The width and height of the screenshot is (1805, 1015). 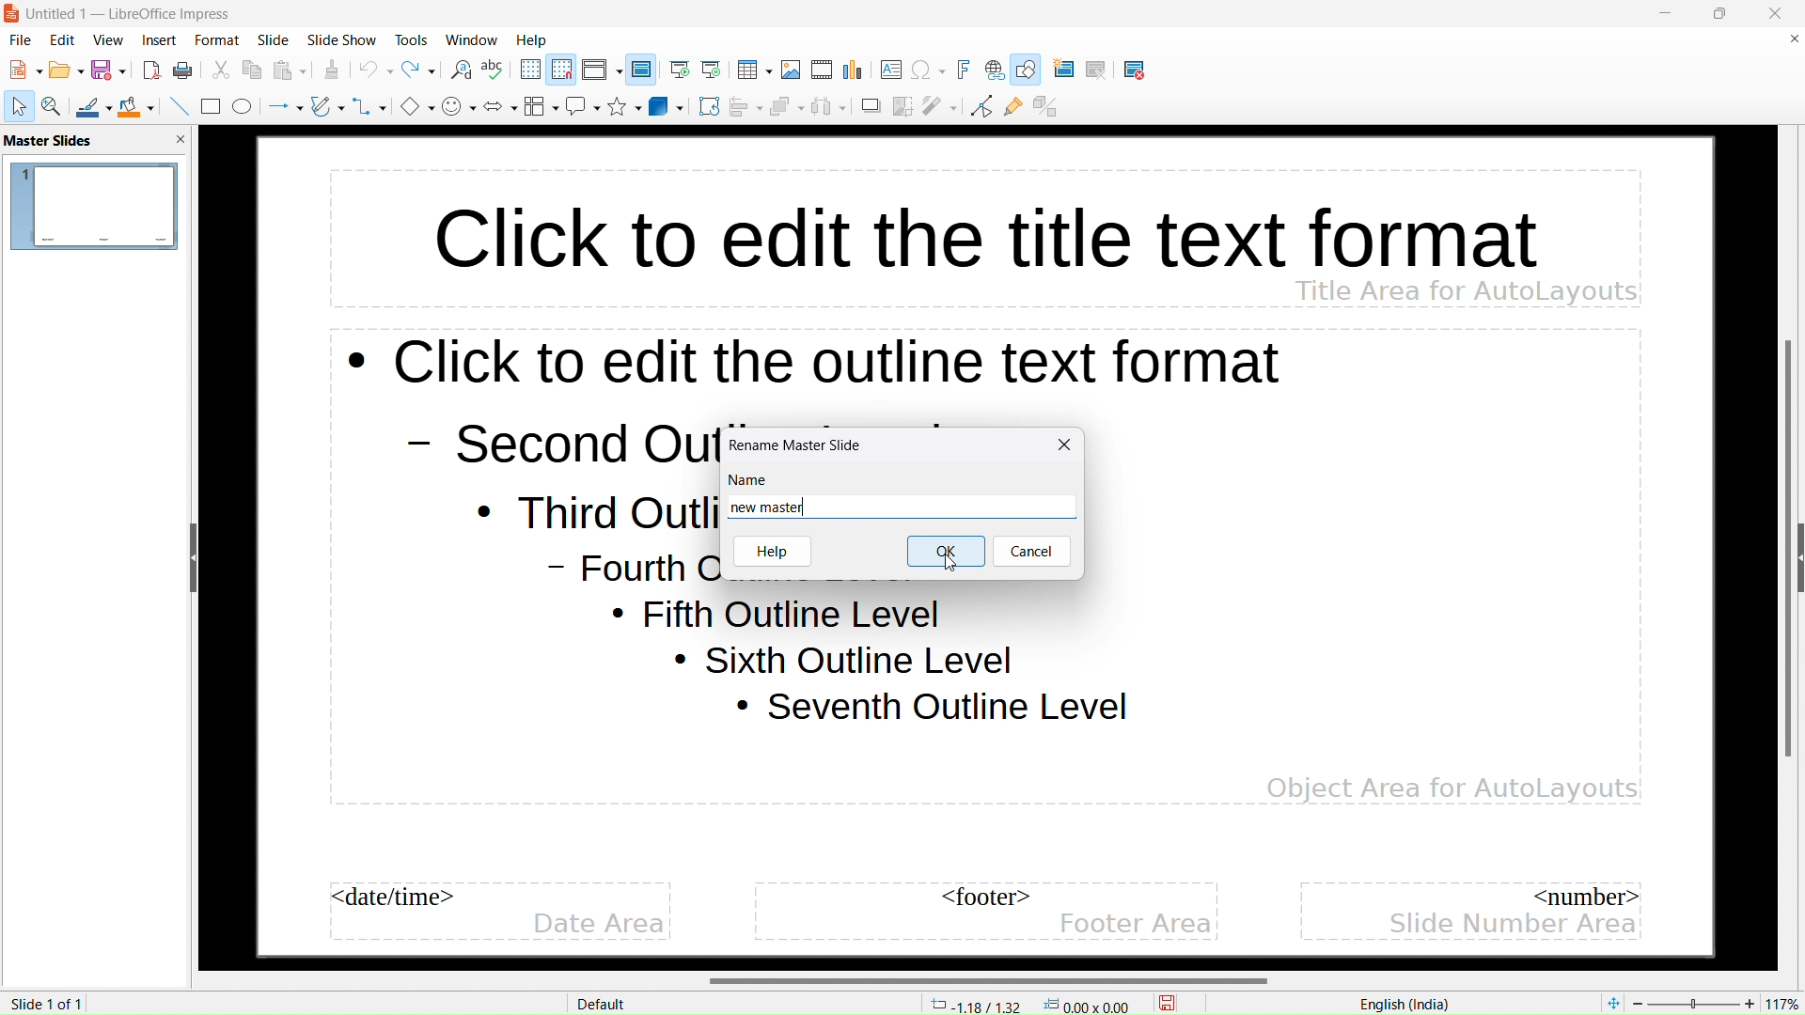 I want to click on tools, so click(x=412, y=40).